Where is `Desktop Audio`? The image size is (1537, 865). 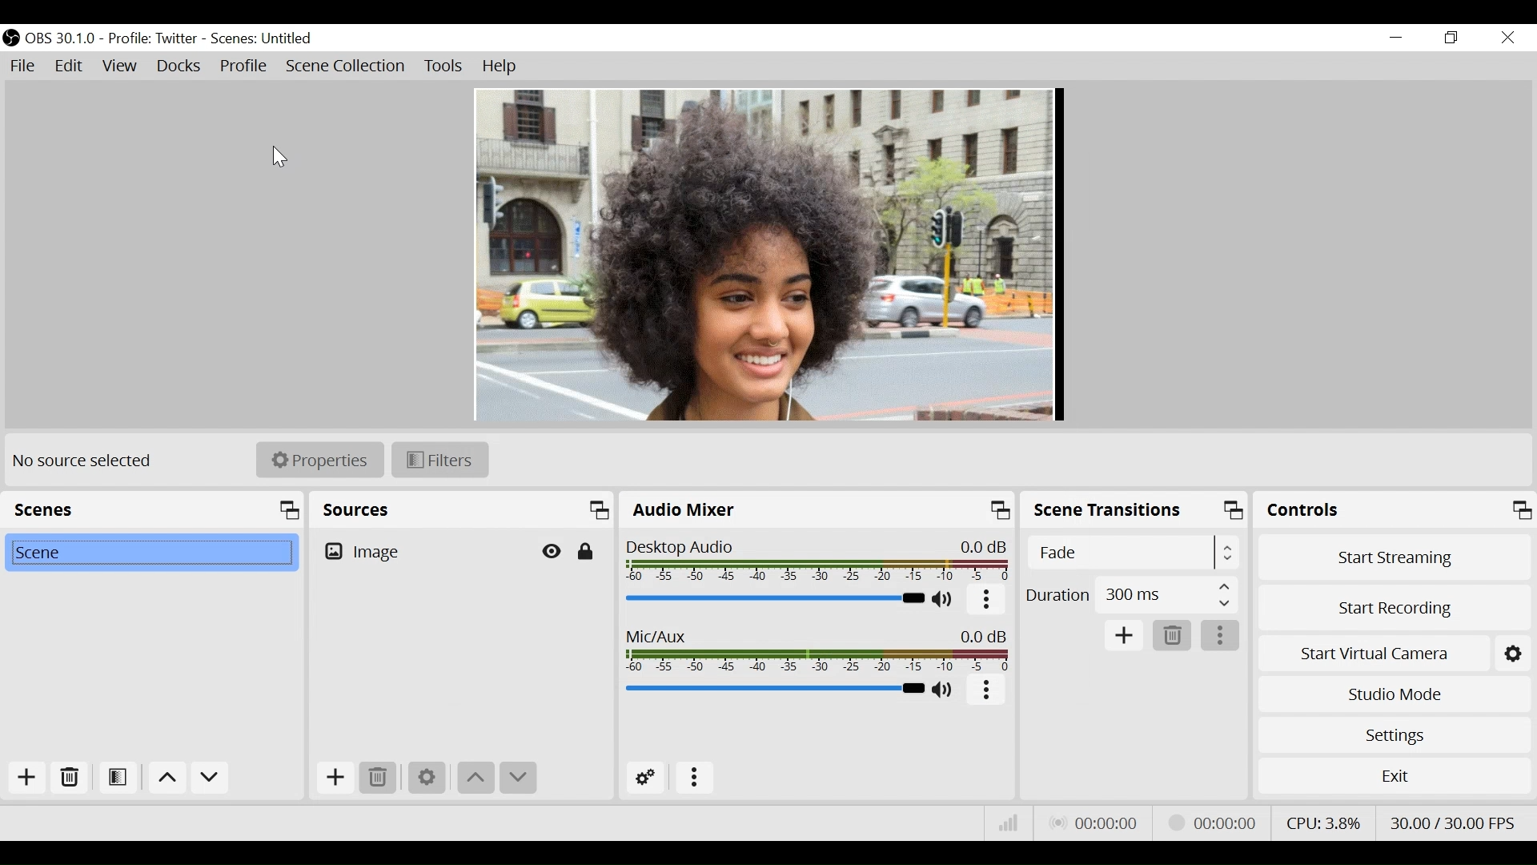 Desktop Audio is located at coordinates (819, 562).